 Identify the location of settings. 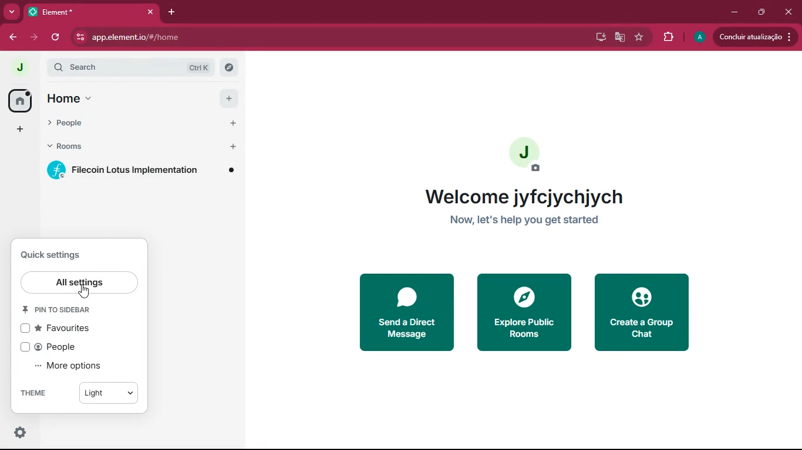
(18, 433).